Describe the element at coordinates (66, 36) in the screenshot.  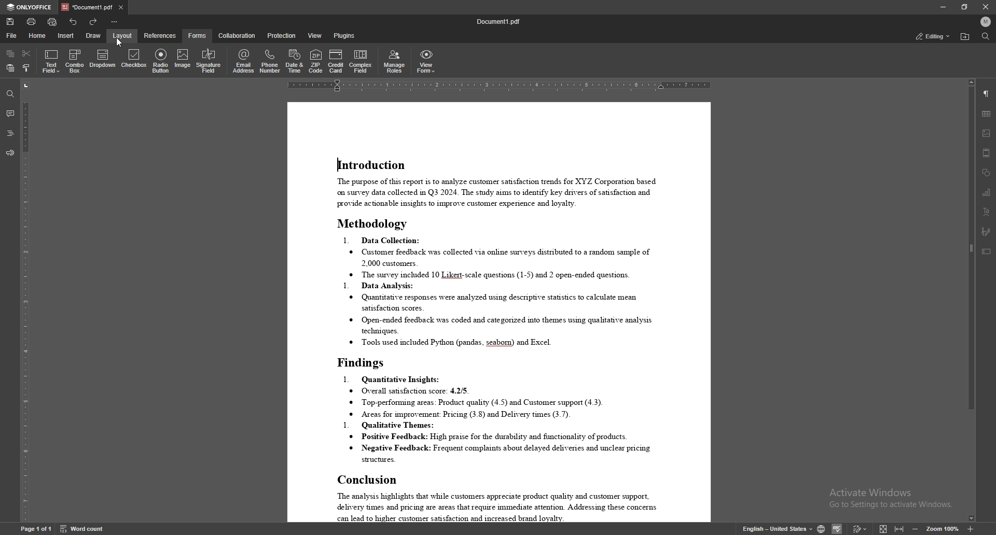
I see `insert` at that location.